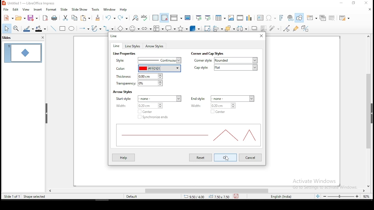 This screenshot has width=374, height=210. What do you see at coordinates (64, 9) in the screenshot?
I see `slide` at bounding box center [64, 9].